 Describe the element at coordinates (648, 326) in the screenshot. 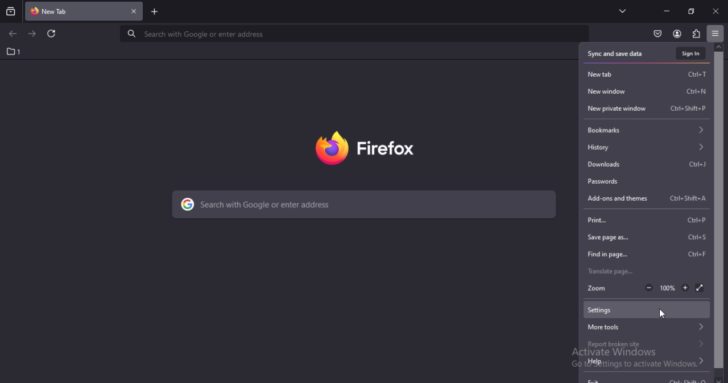

I see `more tools` at that location.